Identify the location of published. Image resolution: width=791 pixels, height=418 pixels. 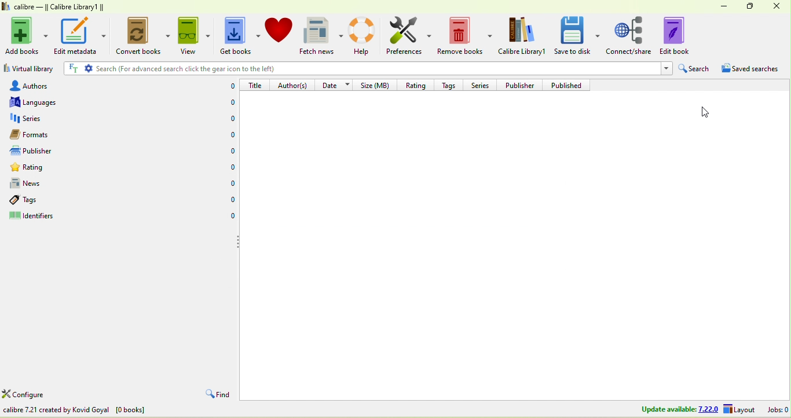
(570, 85).